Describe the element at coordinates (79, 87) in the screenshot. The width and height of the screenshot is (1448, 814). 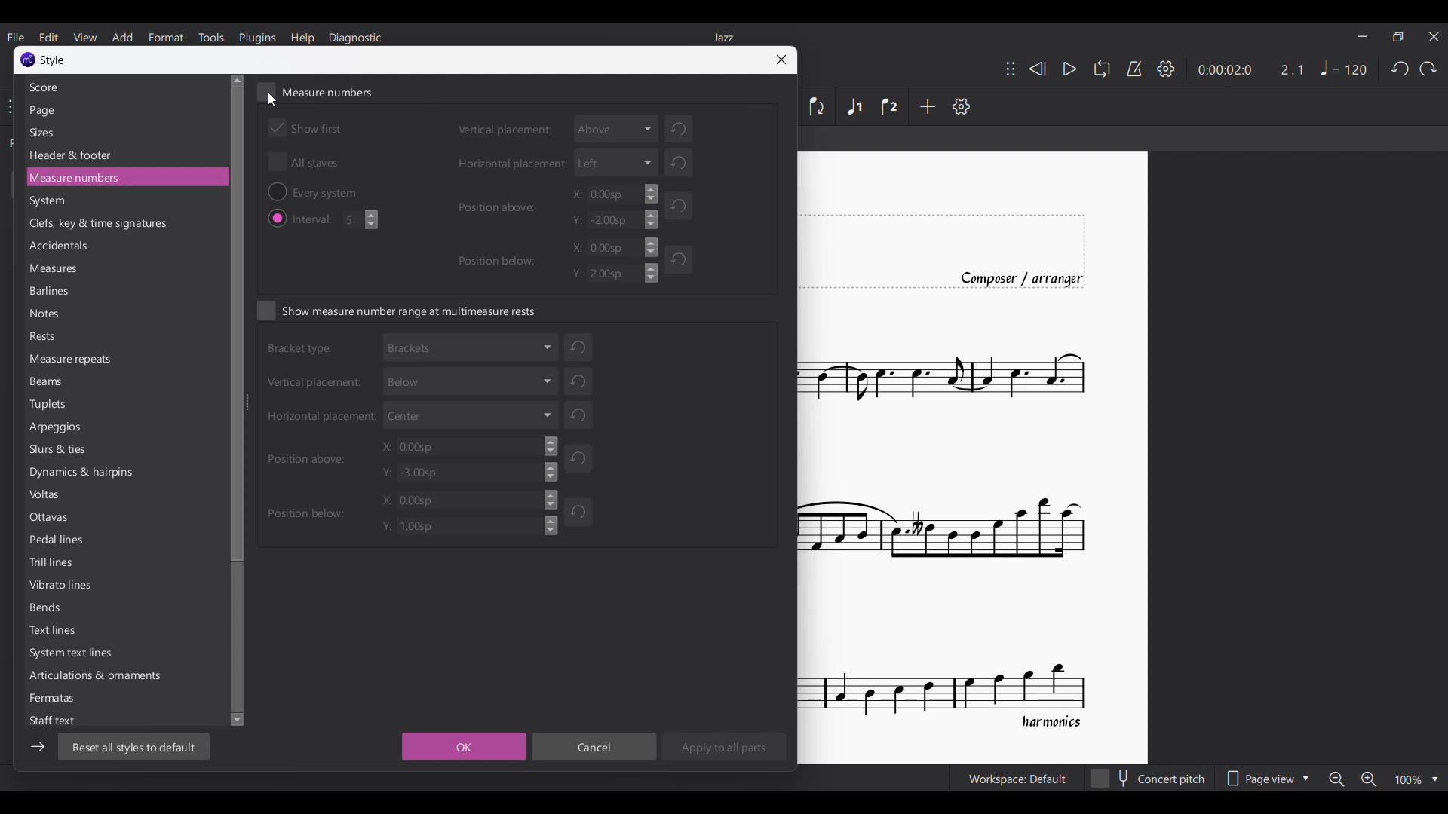
I see `Setting options under Styles` at that location.